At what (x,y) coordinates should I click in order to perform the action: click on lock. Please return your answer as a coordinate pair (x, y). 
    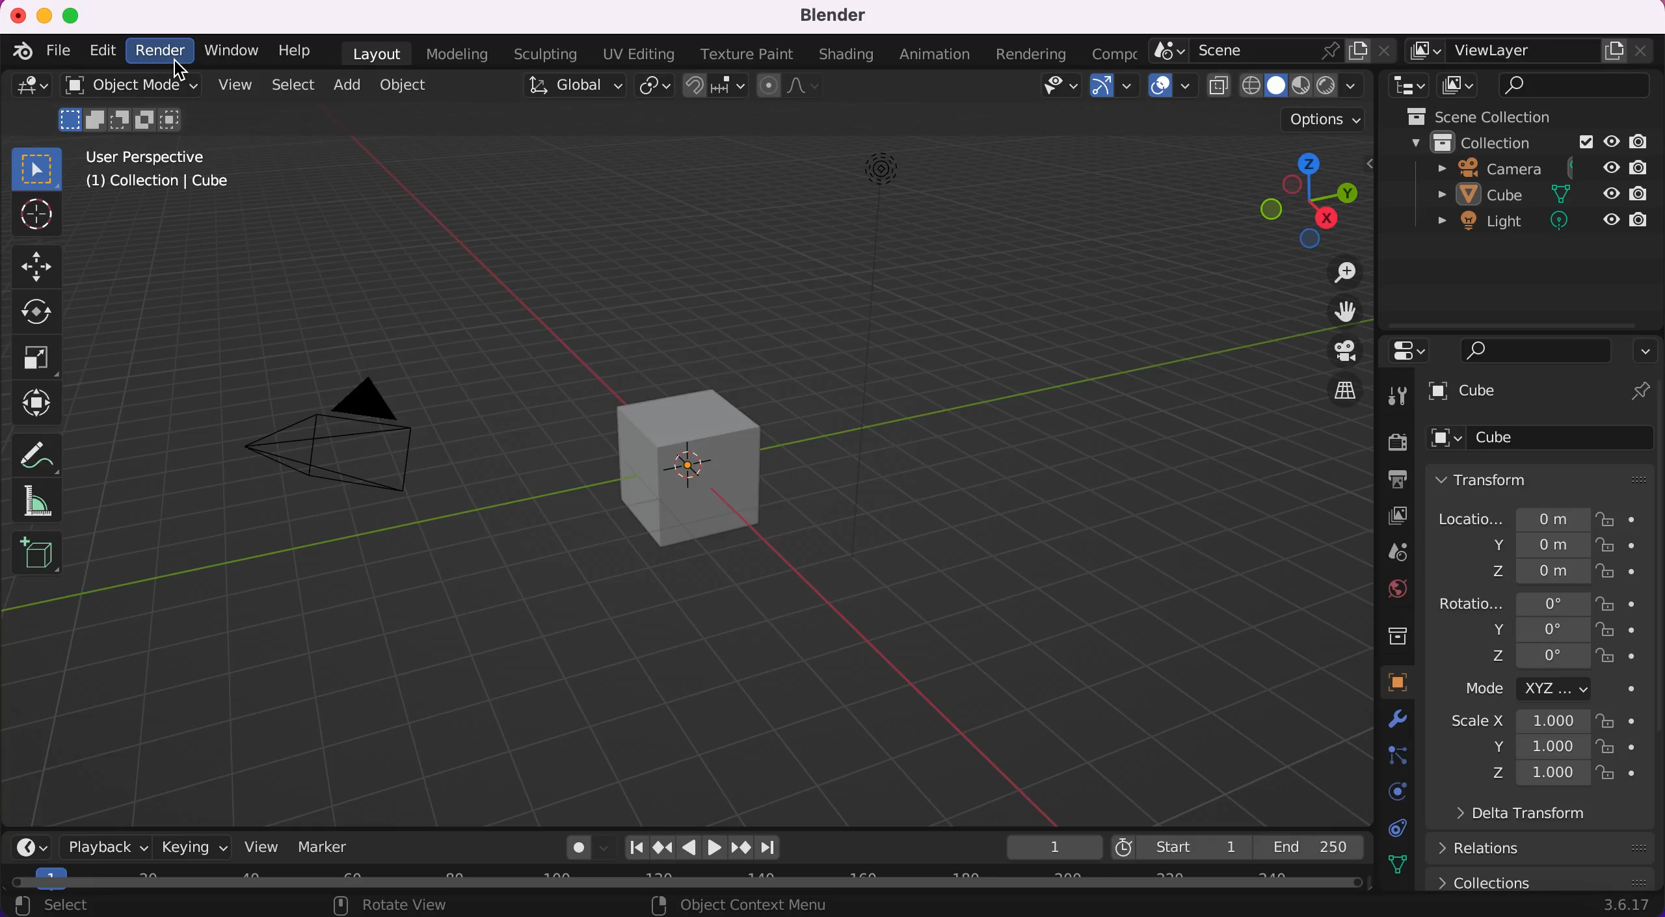
    Looking at the image, I should click on (1619, 604).